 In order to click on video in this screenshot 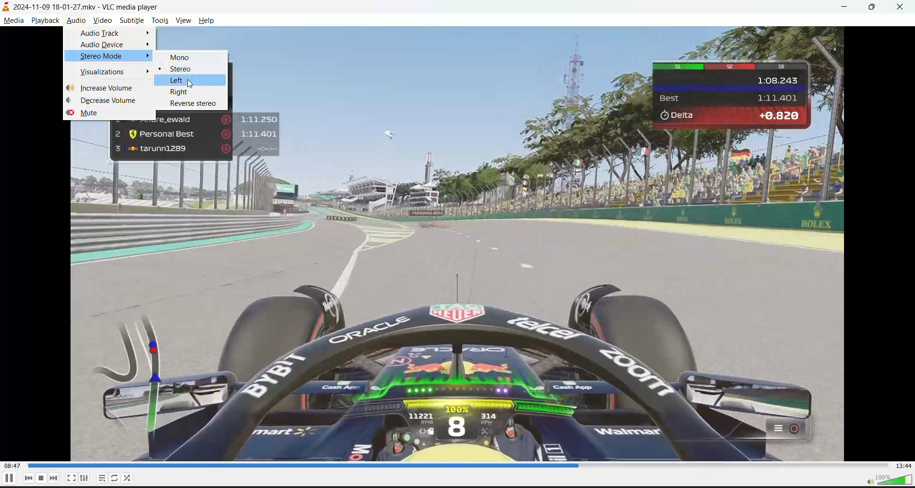, I will do `click(102, 20)`.